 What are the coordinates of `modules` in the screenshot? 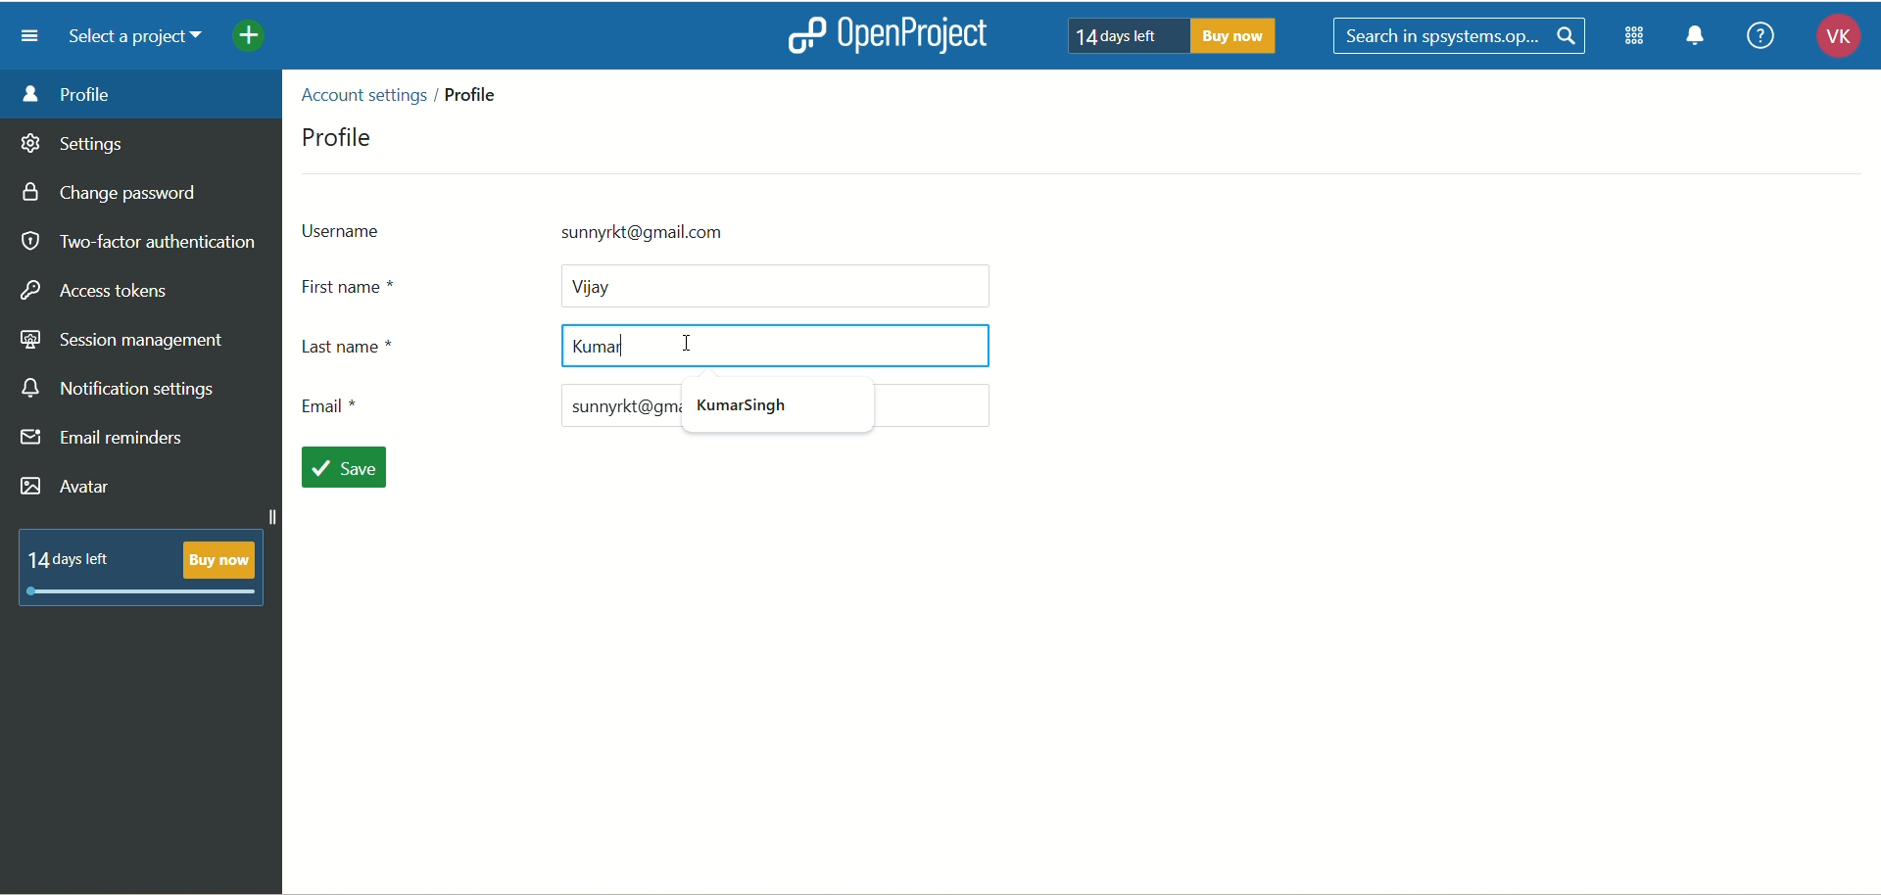 It's located at (1636, 40).